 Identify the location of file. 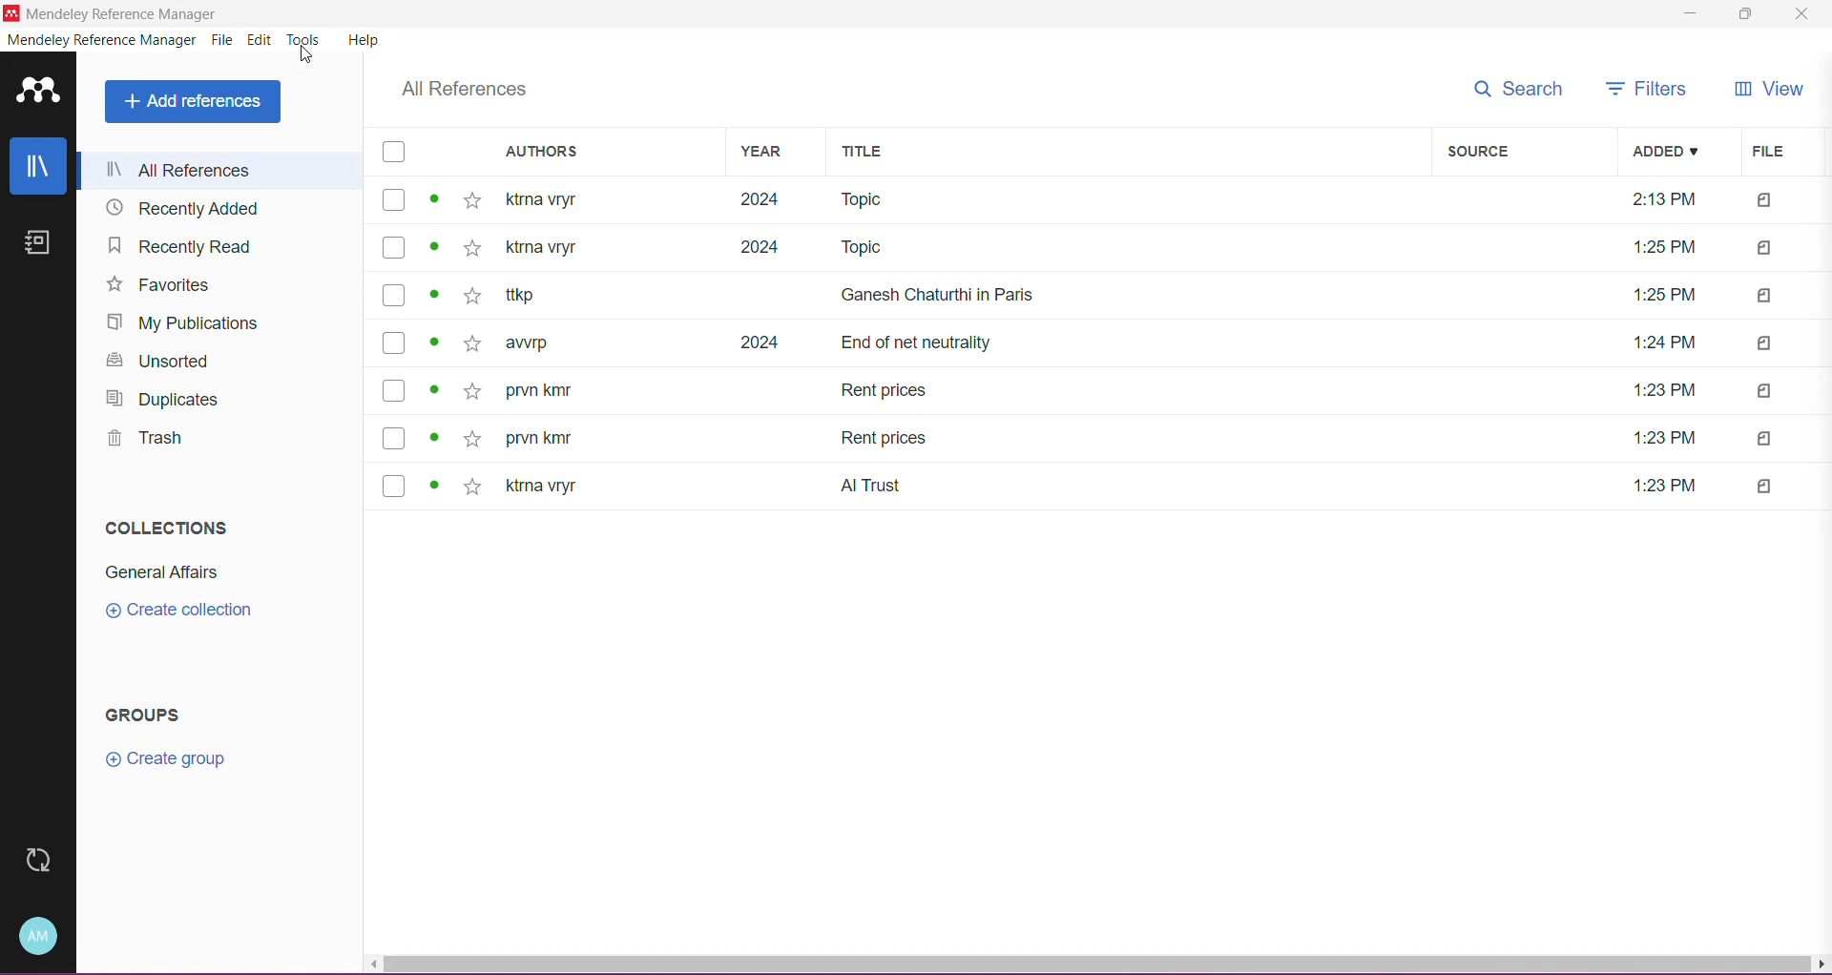
(1766, 487).